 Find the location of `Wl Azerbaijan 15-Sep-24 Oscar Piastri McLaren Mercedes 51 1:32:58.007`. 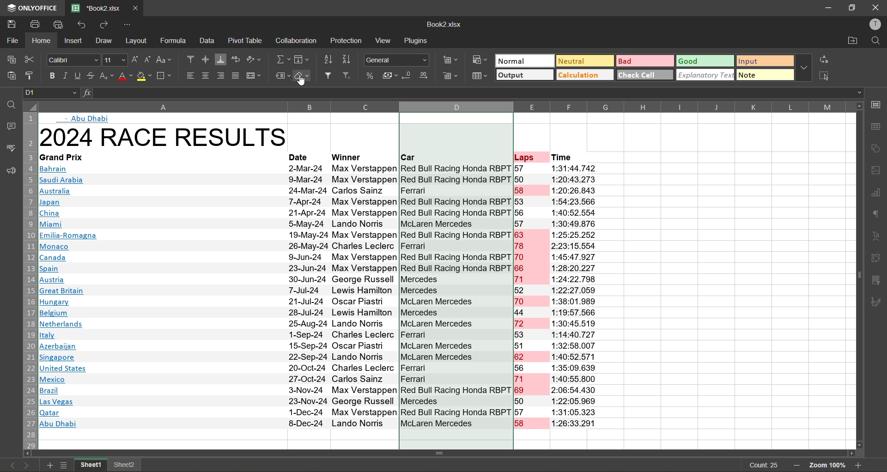

Wl Azerbaijan 15-Sep-24 Oscar Piastri McLaren Mercedes 51 1:32:58.007 is located at coordinates (320, 345).